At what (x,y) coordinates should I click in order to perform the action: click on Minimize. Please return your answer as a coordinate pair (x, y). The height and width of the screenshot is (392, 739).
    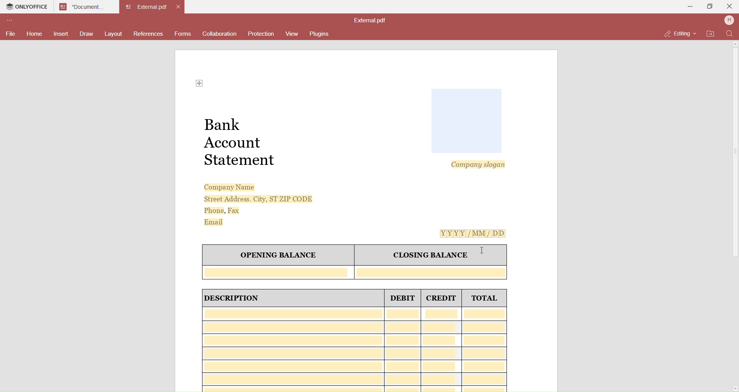
    Looking at the image, I should click on (691, 7).